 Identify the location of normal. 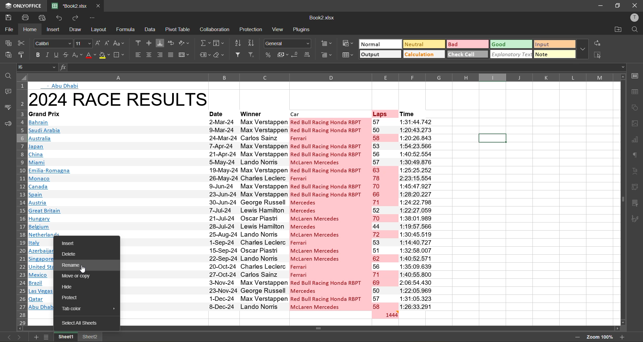
(379, 45).